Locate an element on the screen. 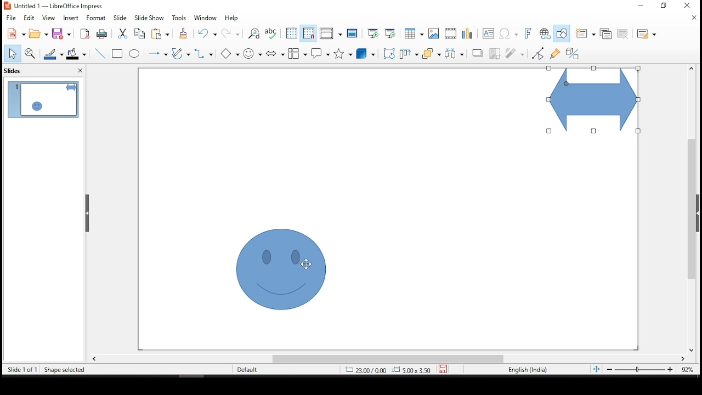 This screenshot has width=702, height=395. stars and banners is located at coordinates (341, 53).